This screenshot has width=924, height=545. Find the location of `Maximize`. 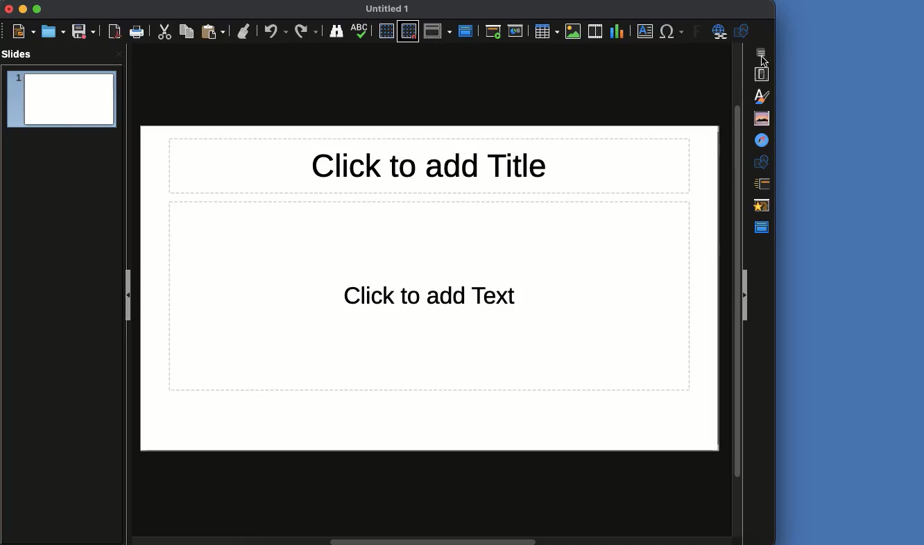

Maximize is located at coordinates (38, 10).